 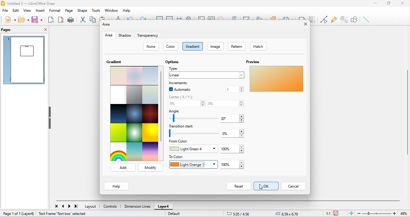 What do you see at coordinates (325, 213) in the screenshot?
I see `1:1` at bounding box center [325, 213].